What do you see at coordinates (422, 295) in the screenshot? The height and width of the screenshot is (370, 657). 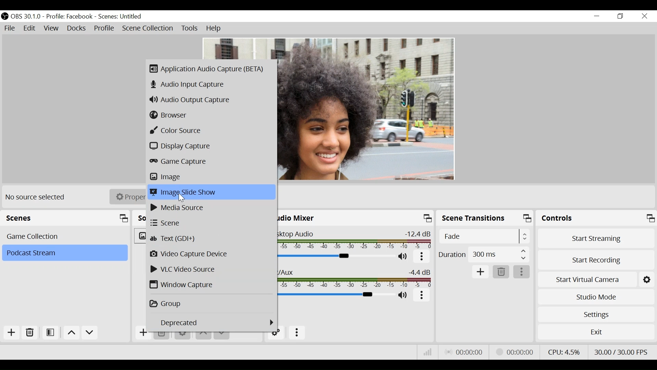 I see `More options` at bounding box center [422, 295].